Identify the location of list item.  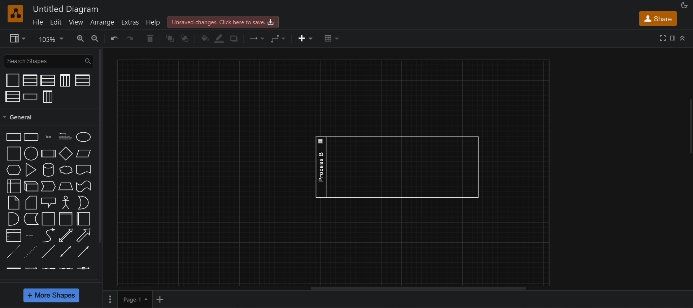
(30, 236).